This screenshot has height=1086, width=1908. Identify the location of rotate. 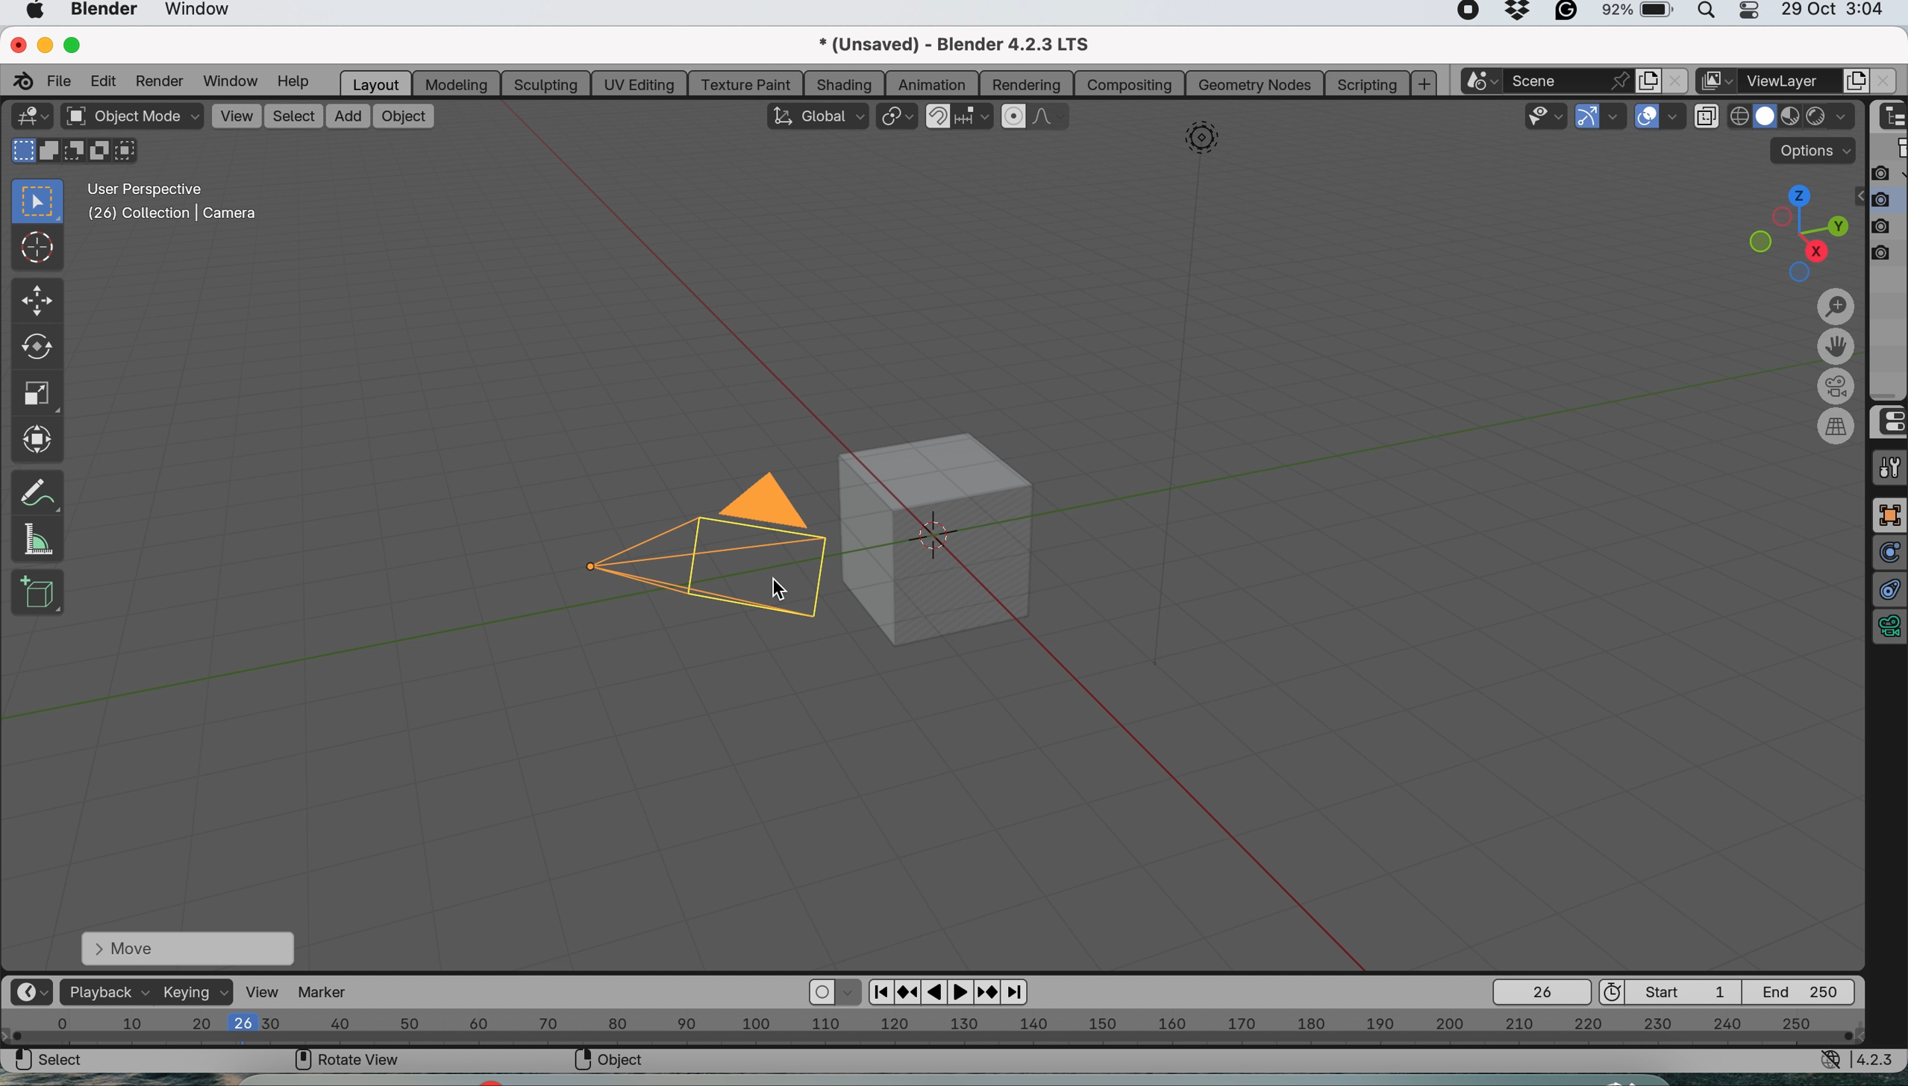
(34, 351).